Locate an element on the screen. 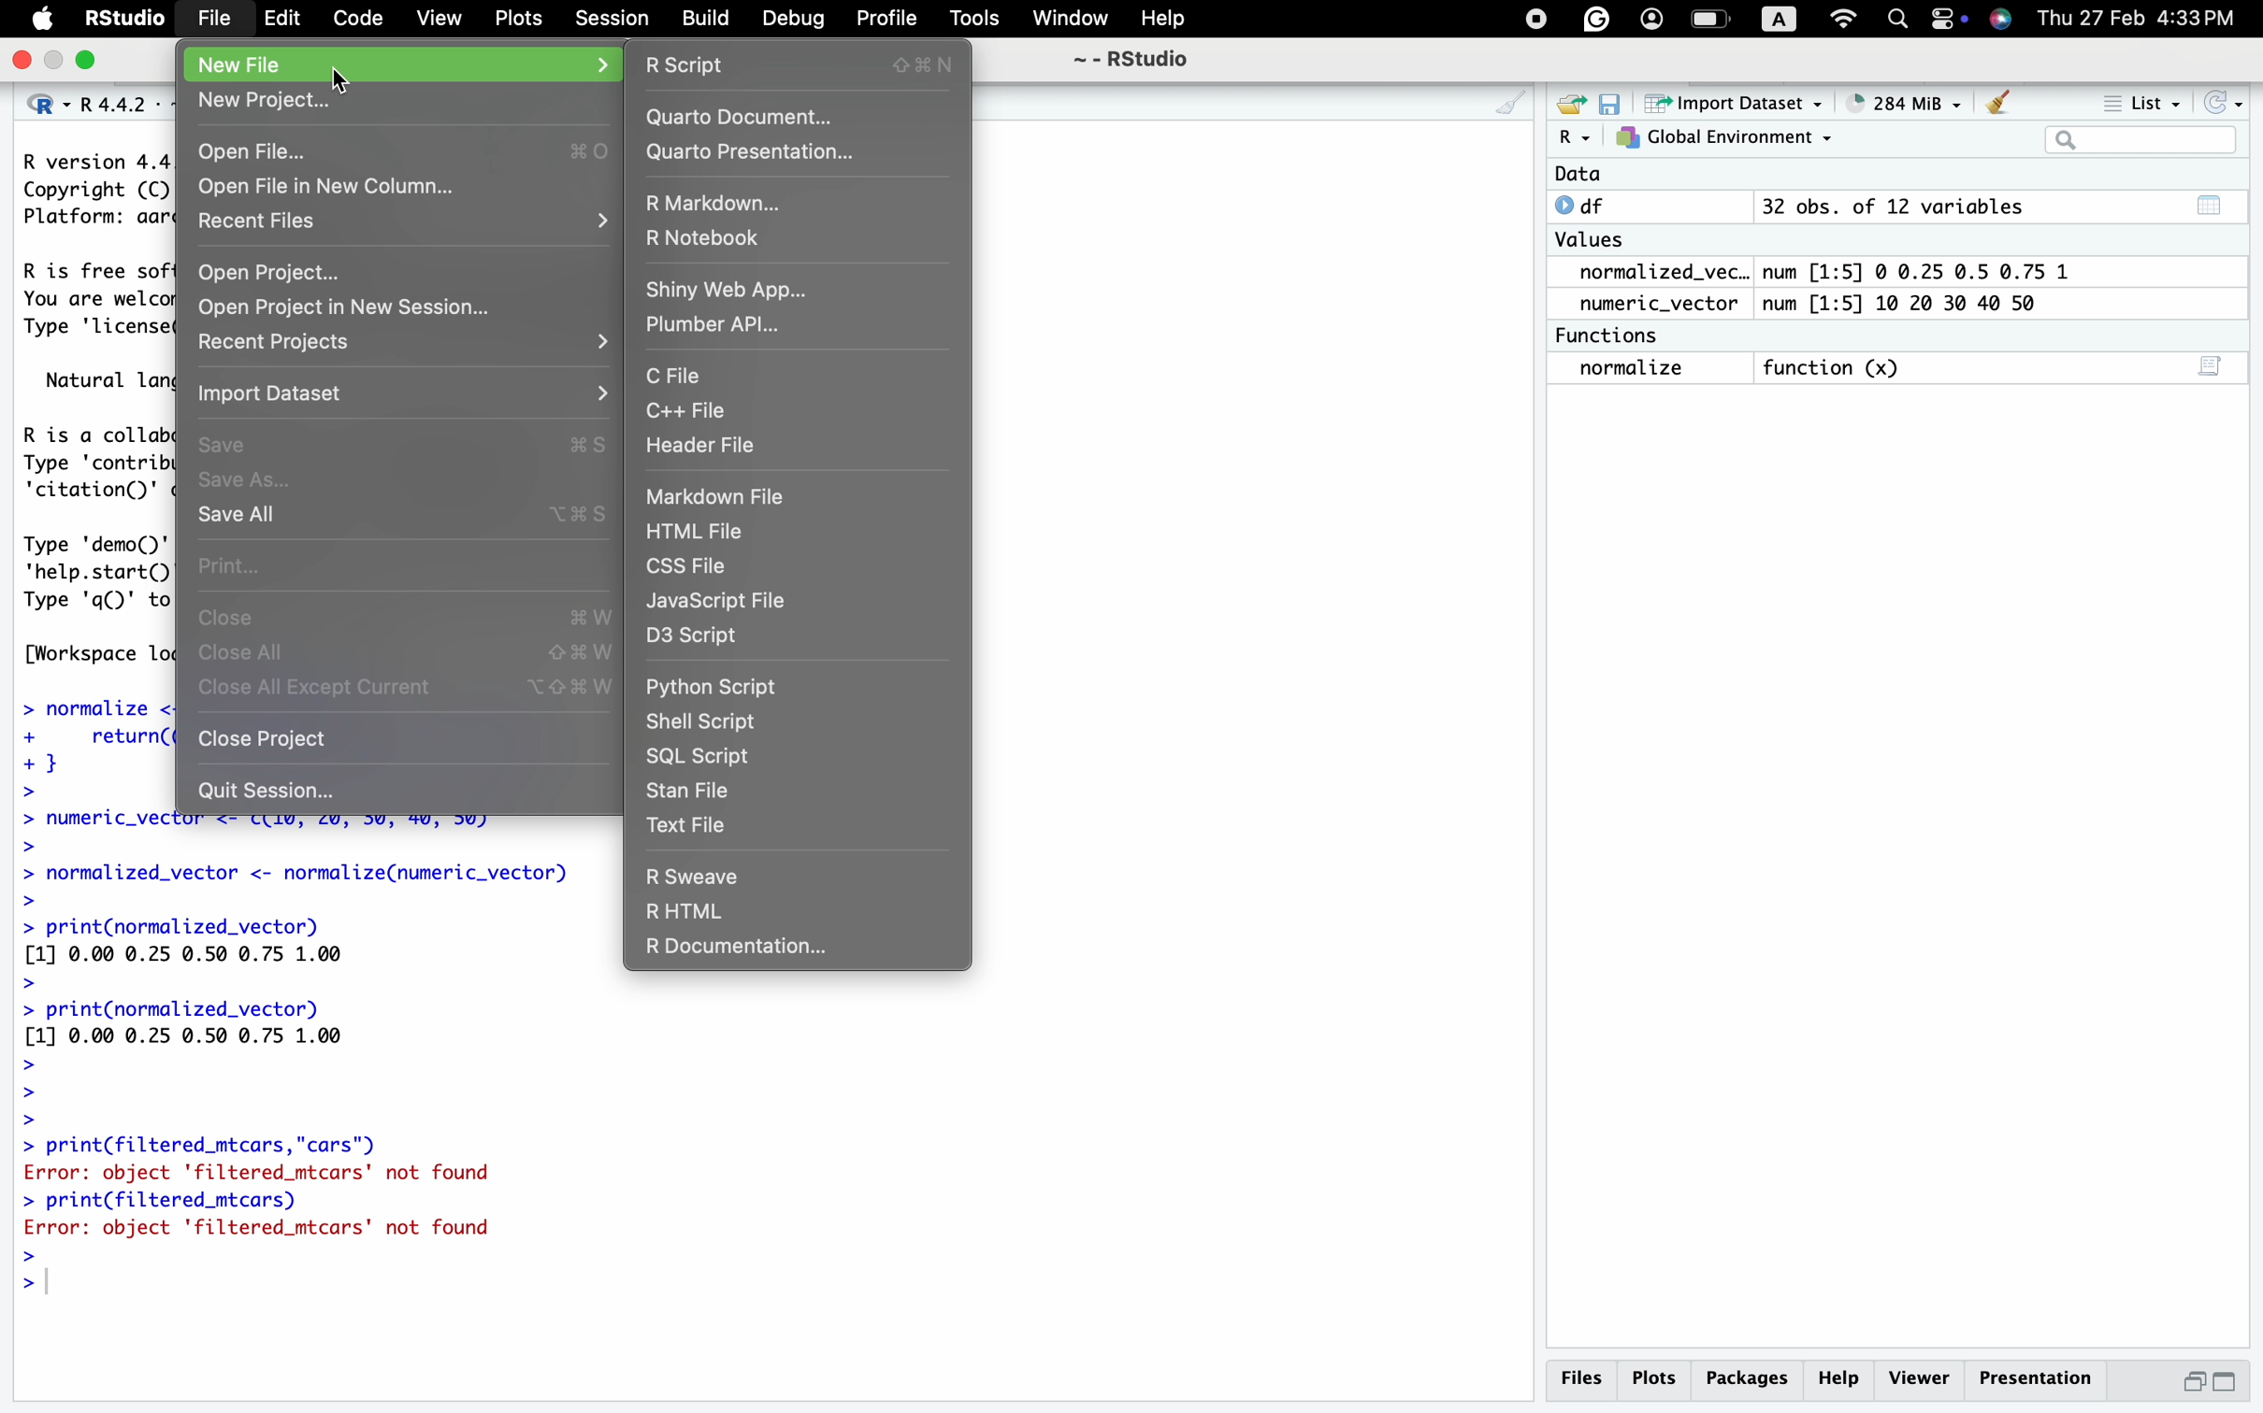 The height and width of the screenshot is (1413, 2263). R 4.4.2 is located at coordinates (87, 107).